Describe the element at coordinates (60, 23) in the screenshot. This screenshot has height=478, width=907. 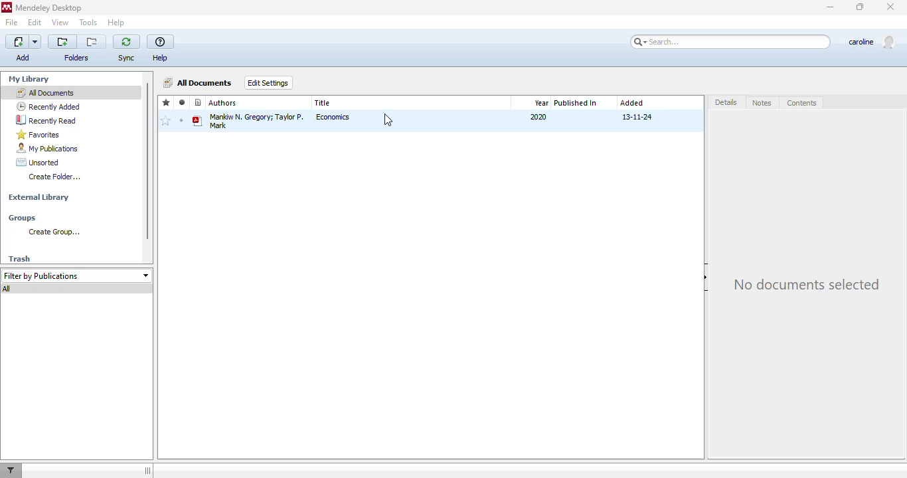
I see `view` at that location.